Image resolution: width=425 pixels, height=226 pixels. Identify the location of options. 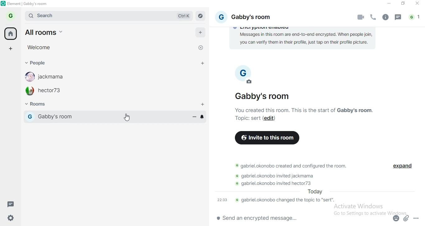
(194, 116).